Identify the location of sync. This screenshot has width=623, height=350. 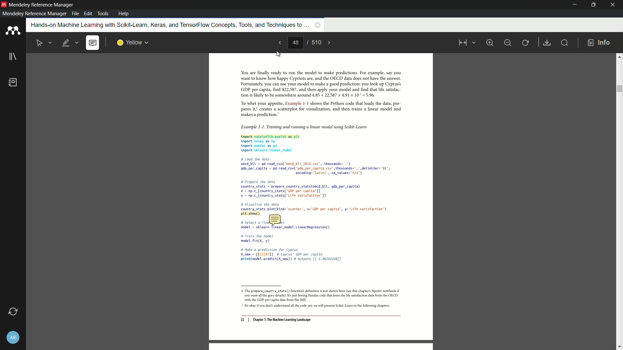
(13, 312).